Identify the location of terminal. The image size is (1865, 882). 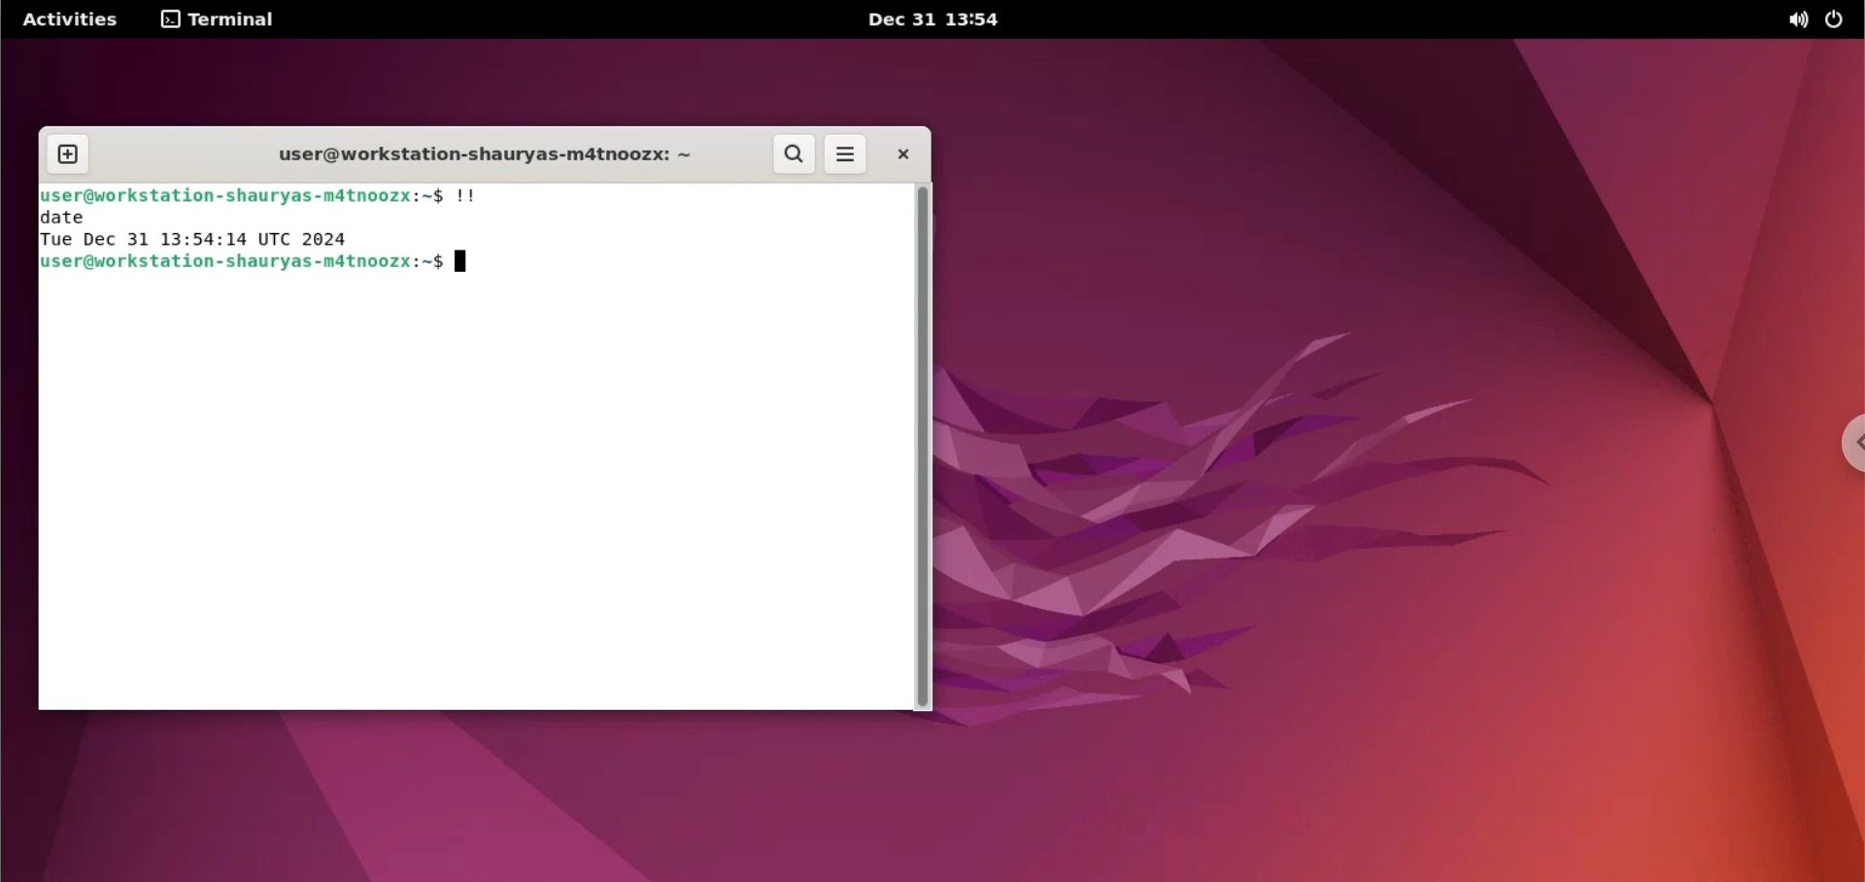
(225, 17).